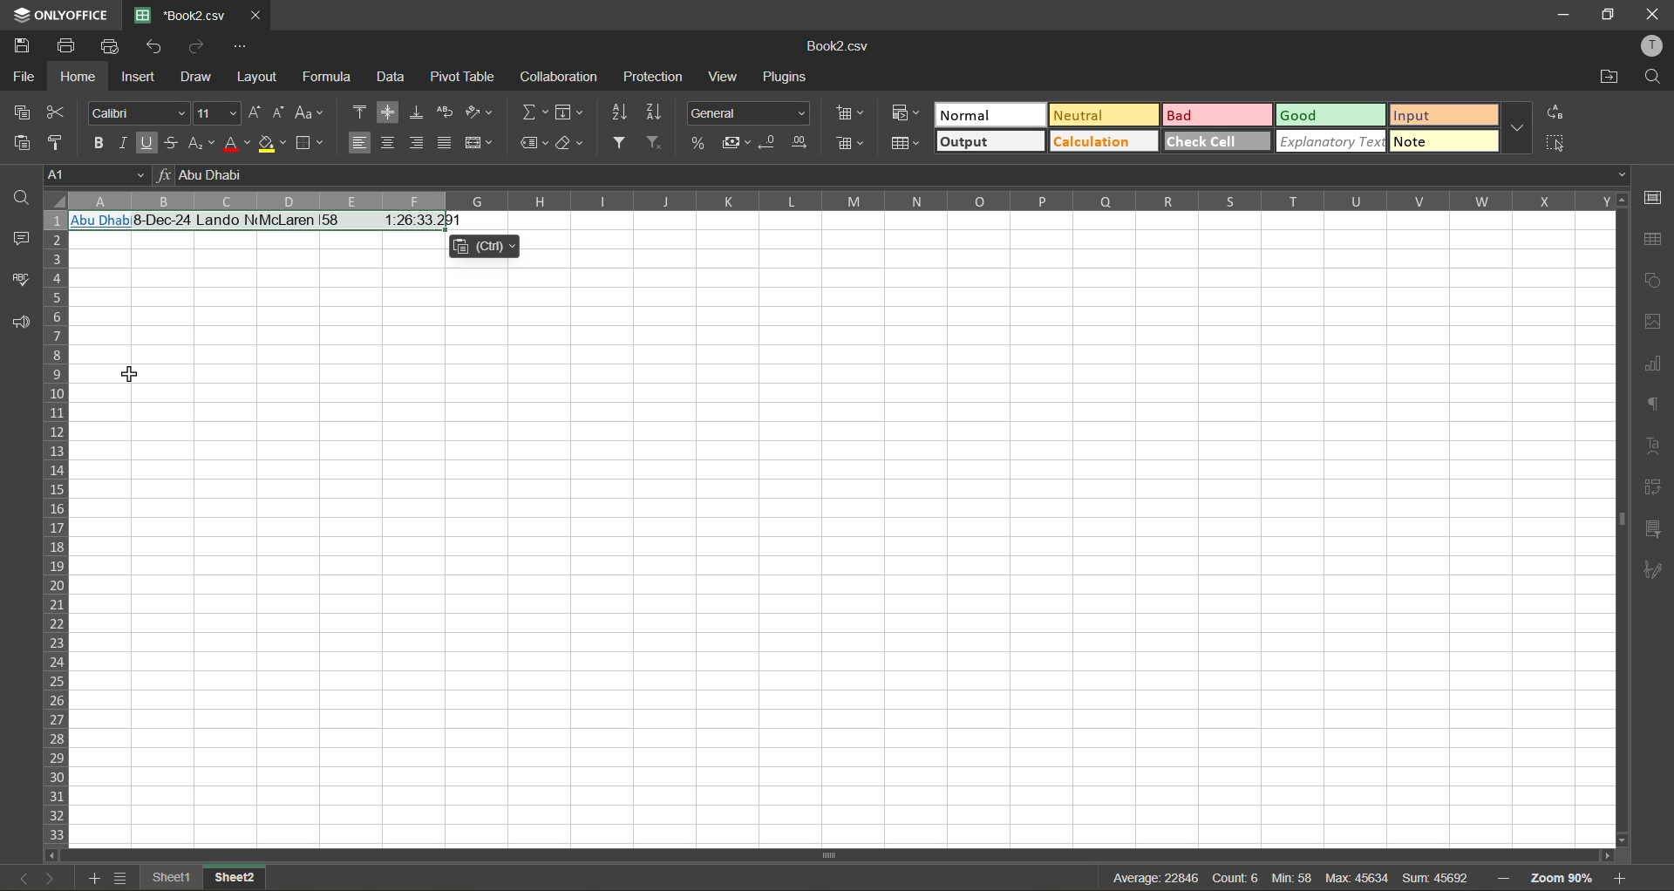  Describe the element at coordinates (445, 112) in the screenshot. I see `wrap text` at that location.